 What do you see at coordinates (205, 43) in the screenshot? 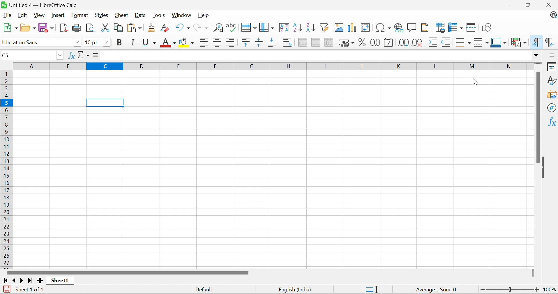
I see `Align left` at bounding box center [205, 43].